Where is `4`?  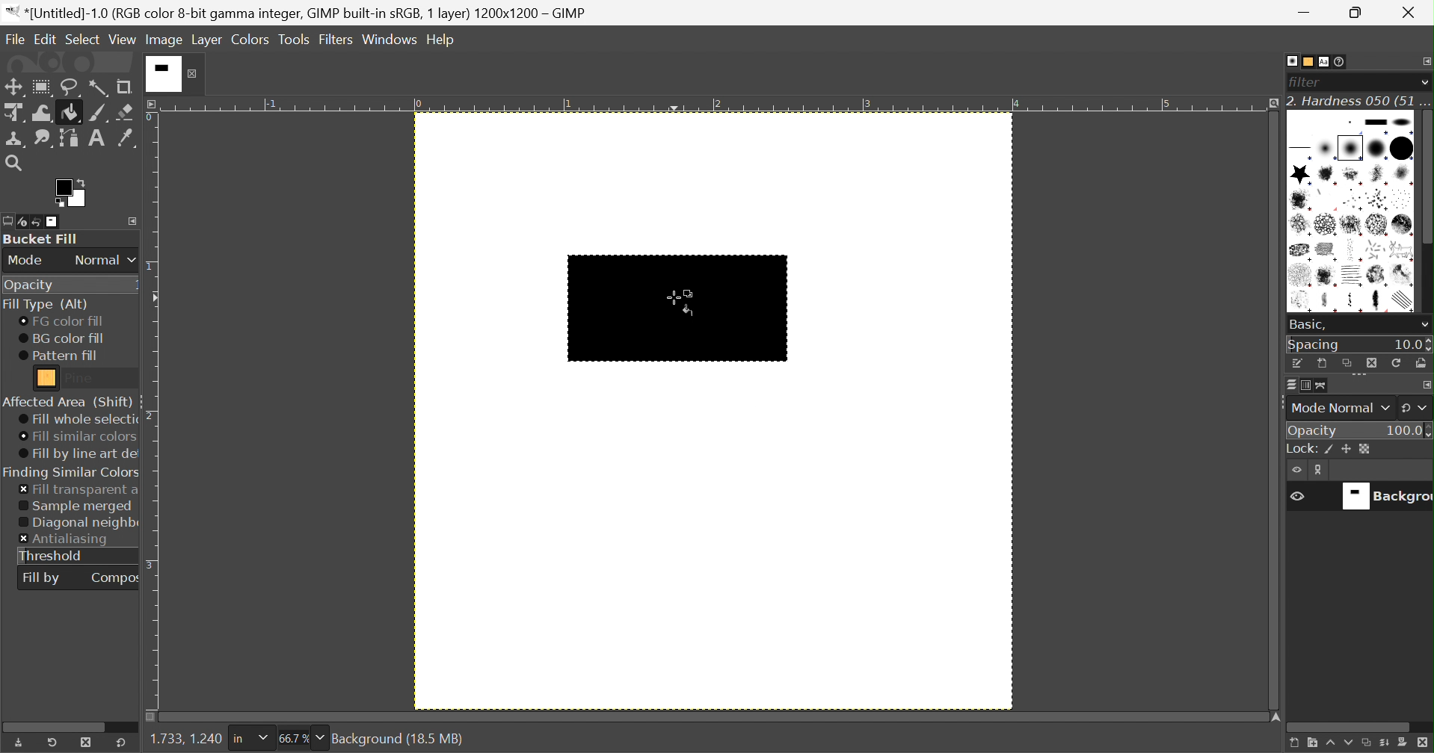 4 is located at coordinates (1016, 104).